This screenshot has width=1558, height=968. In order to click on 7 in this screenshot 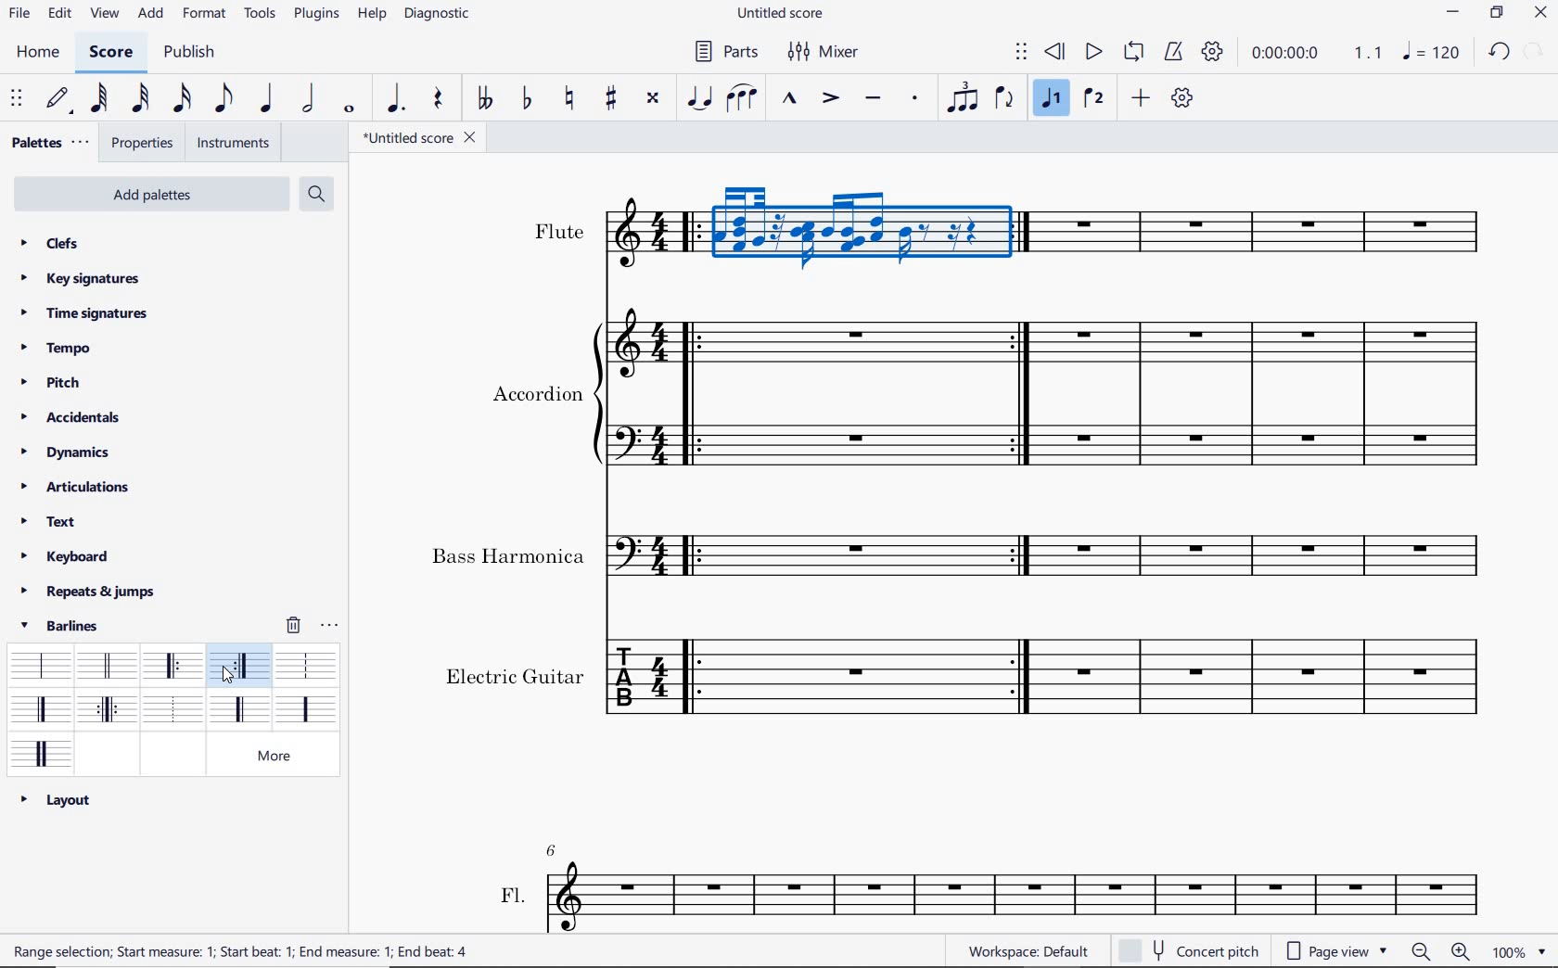, I will do `click(556, 847)`.